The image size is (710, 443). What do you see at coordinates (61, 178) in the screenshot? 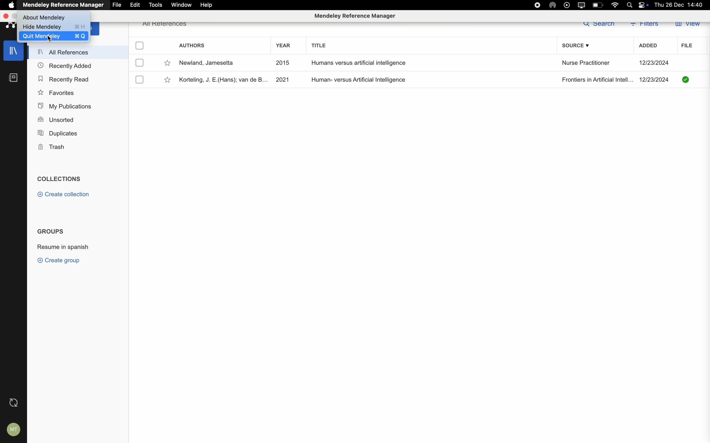
I see `collections` at bounding box center [61, 178].